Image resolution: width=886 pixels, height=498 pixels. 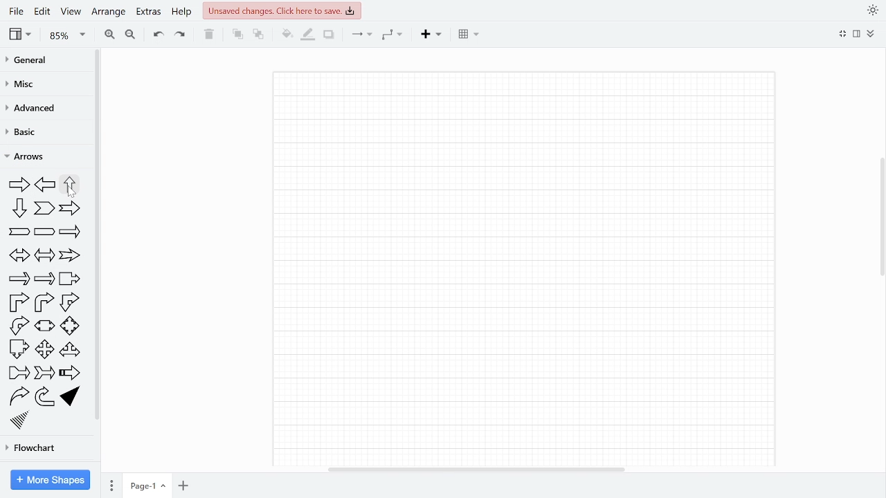 What do you see at coordinates (880, 221) in the screenshot?
I see `Vertical scrolbar` at bounding box center [880, 221].